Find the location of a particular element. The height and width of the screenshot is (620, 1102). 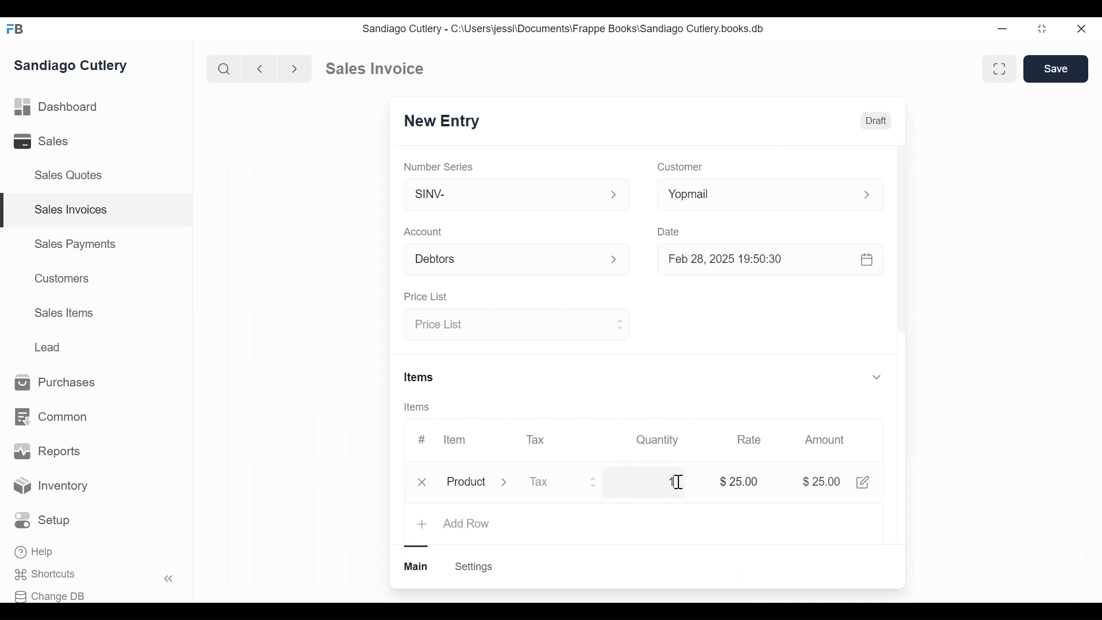

Common is located at coordinates (53, 417).